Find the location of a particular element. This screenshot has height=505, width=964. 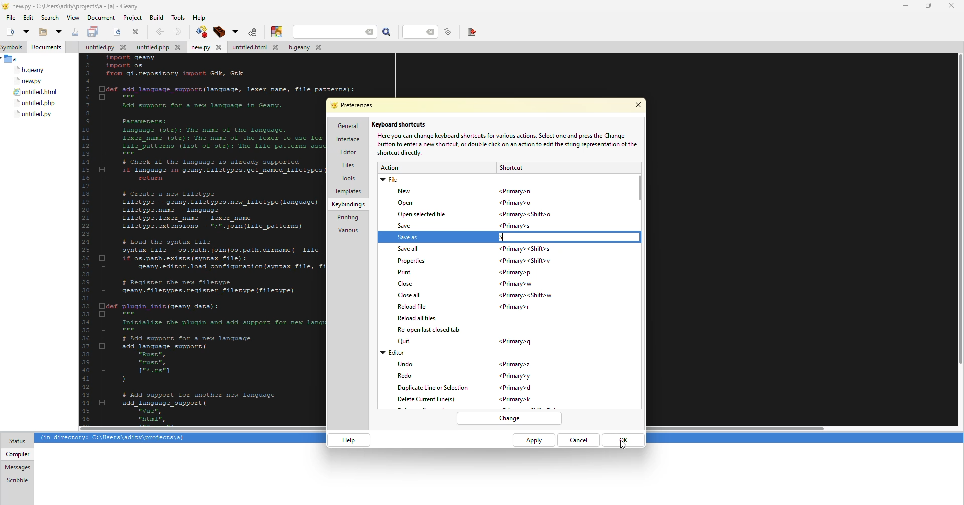

shortcut is located at coordinates (515, 365).